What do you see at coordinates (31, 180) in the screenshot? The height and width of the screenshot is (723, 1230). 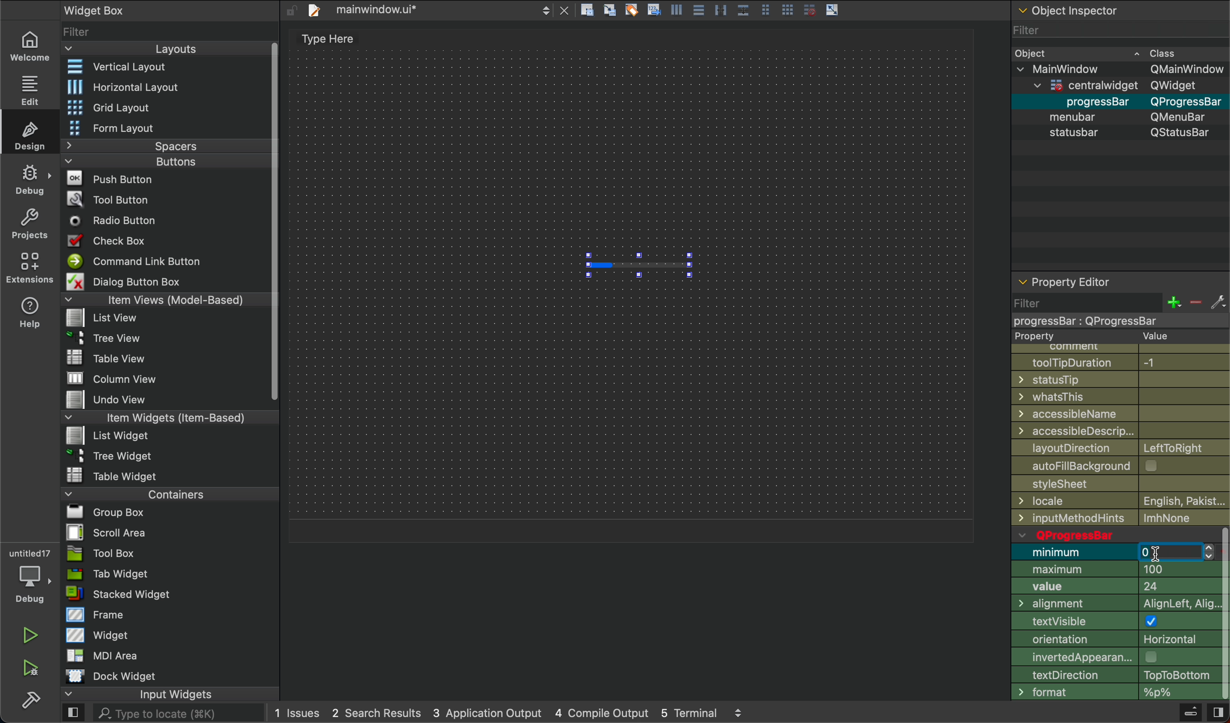 I see `debug` at bounding box center [31, 180].